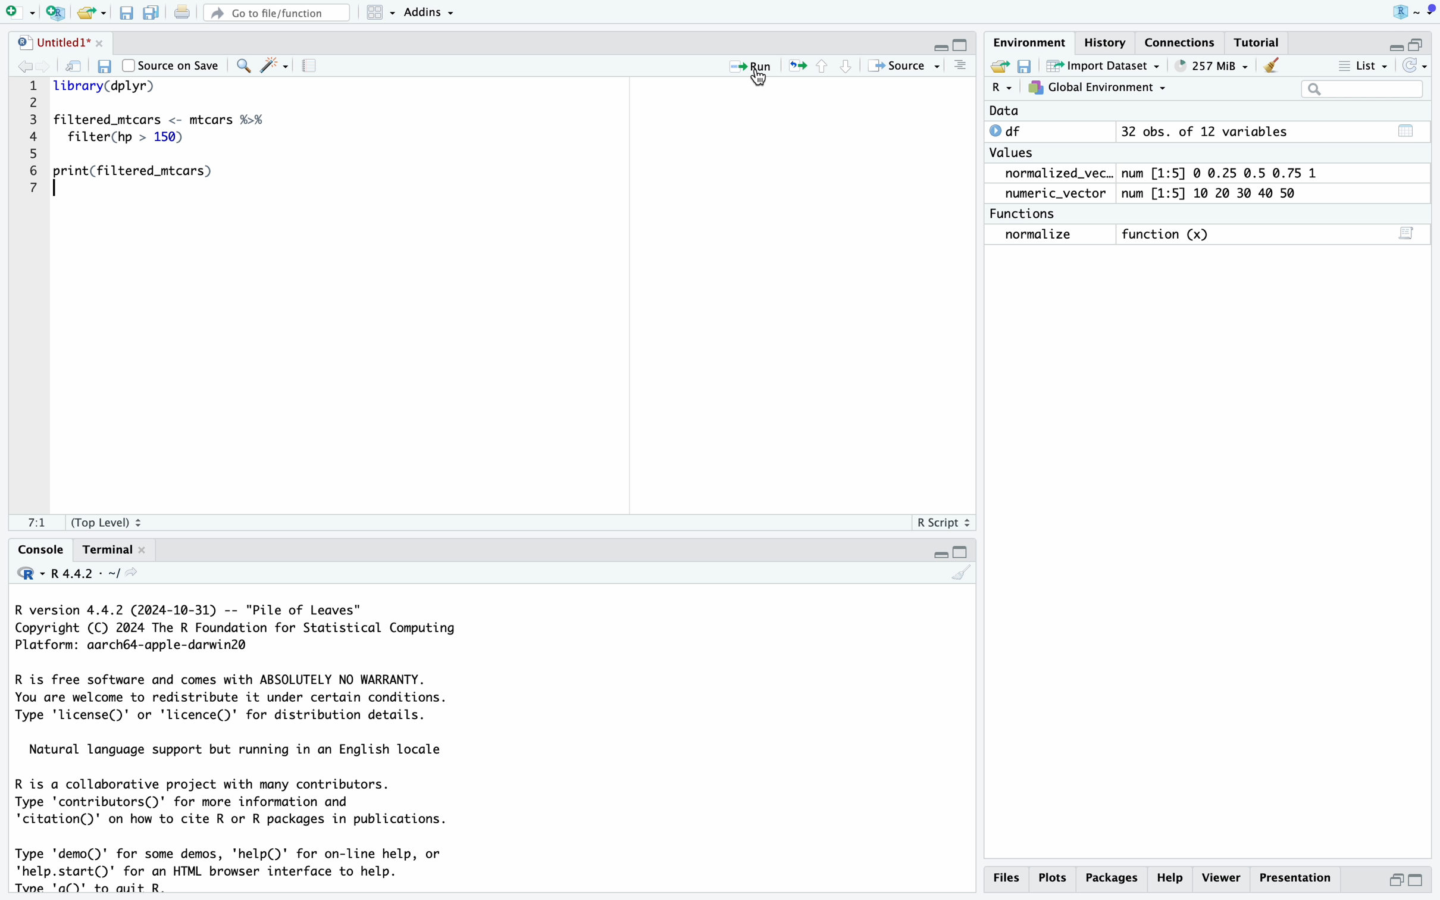 Image resolution: width=1440 pixels, height=900 pixels. What do you see at coordinates (1417, 11) in the screenshot?
I see `R dropdown` at bounding box center [1417, 11].